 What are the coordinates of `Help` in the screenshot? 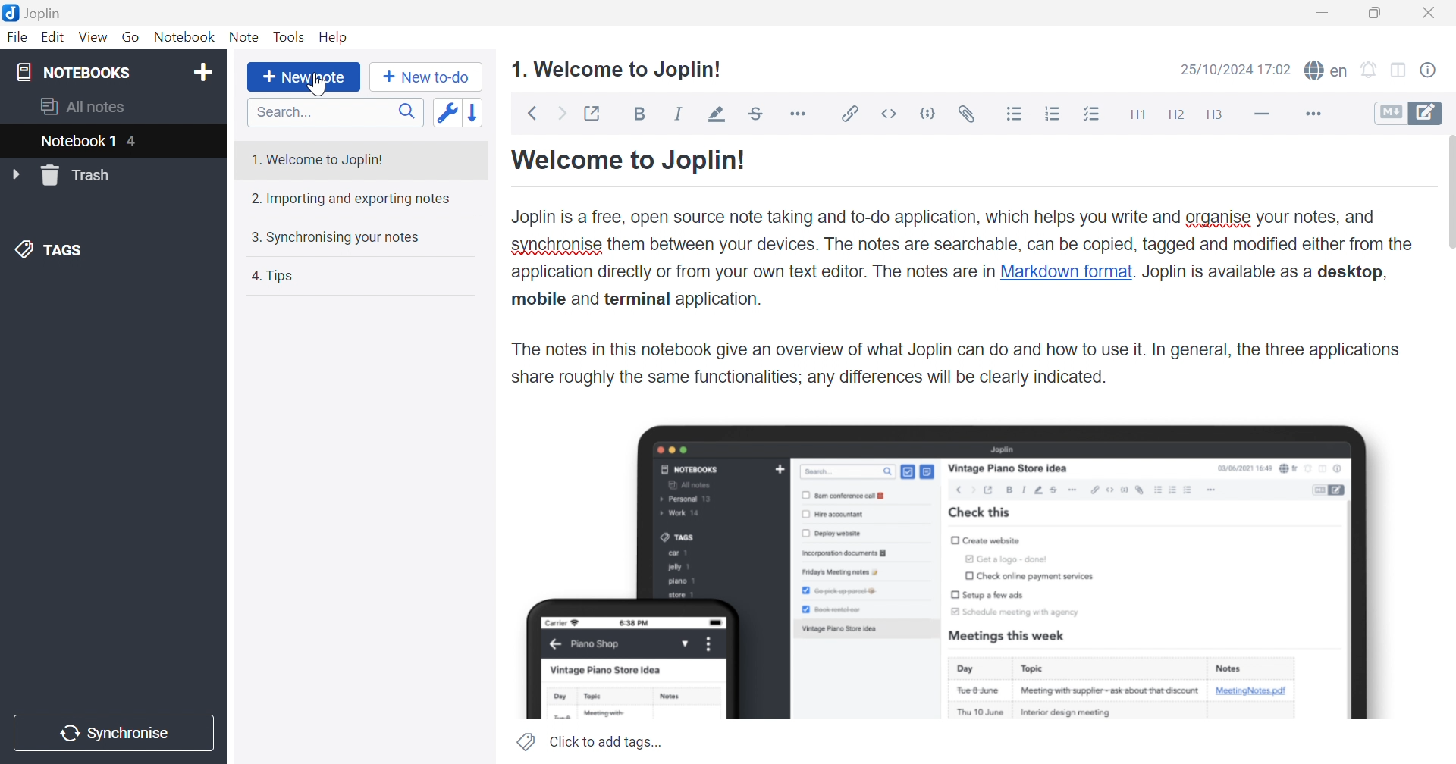 It's located at (338, 37).